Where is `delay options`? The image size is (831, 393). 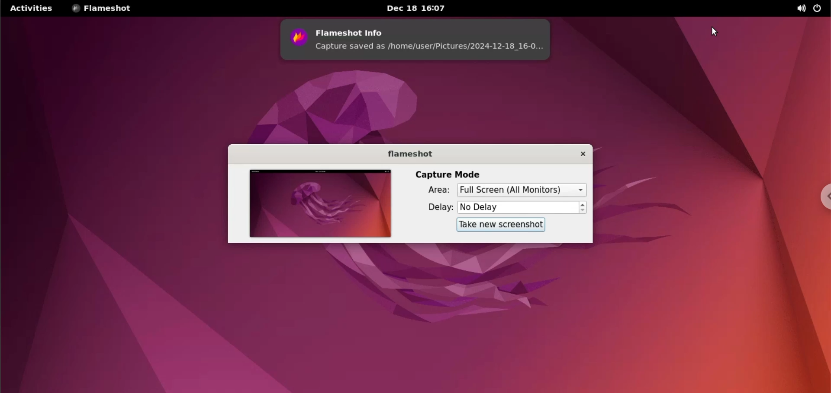
delay options is located at coordinates (522, 207).